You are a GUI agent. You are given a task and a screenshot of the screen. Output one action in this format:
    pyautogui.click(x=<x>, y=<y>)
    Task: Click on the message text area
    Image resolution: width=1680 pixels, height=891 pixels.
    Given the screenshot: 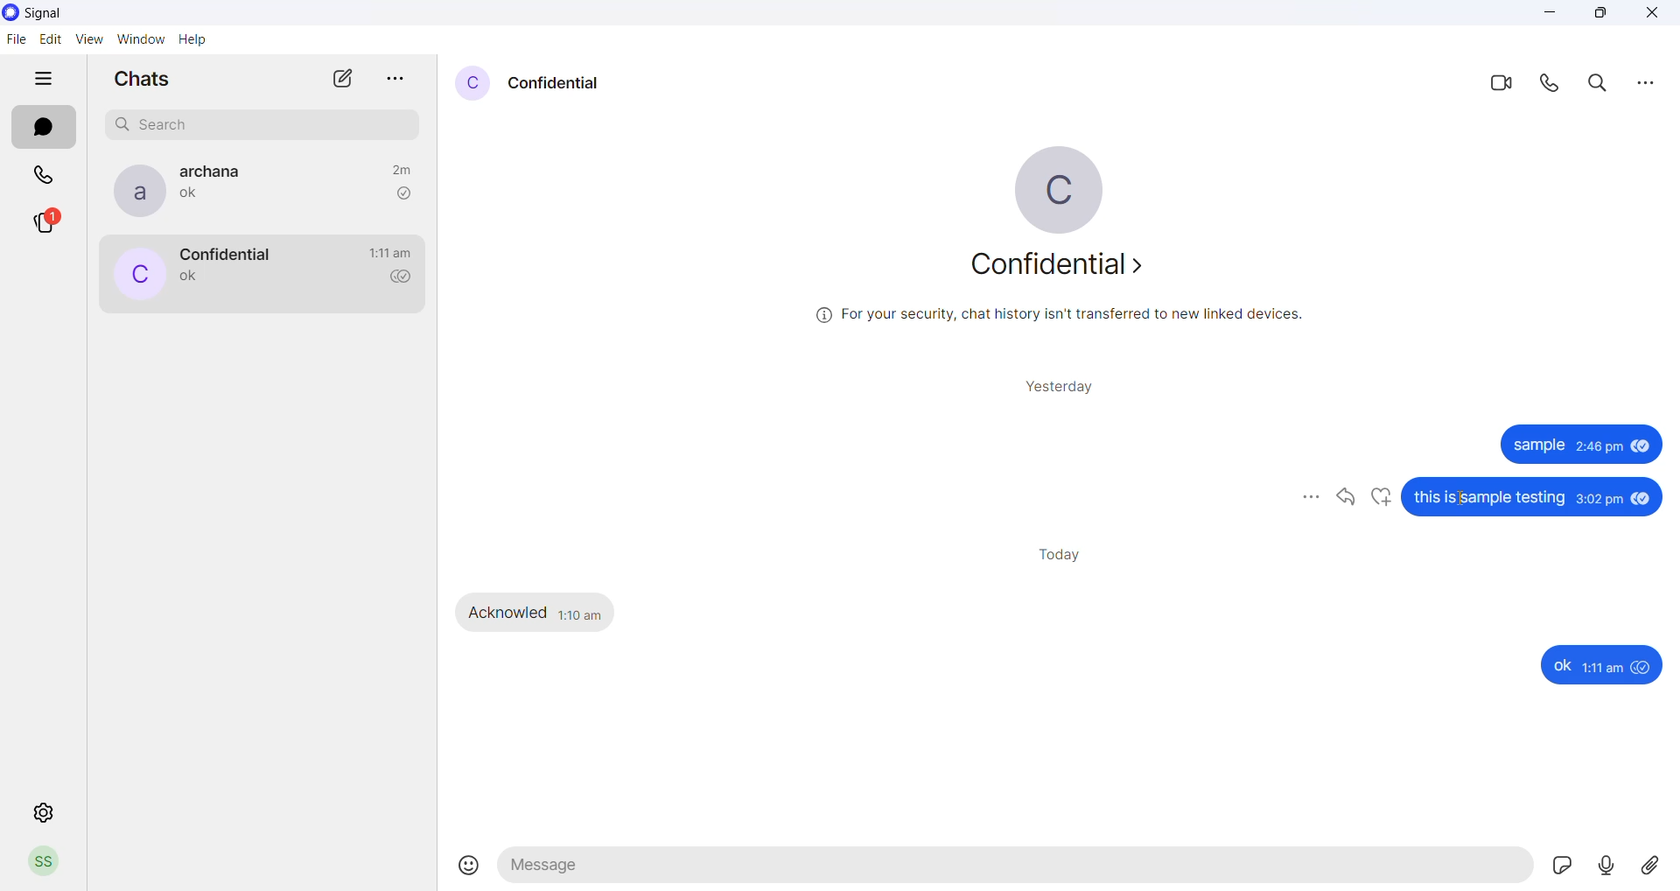 What is the action you would take?
    pyautogui.click(x=1018, y=870)
    